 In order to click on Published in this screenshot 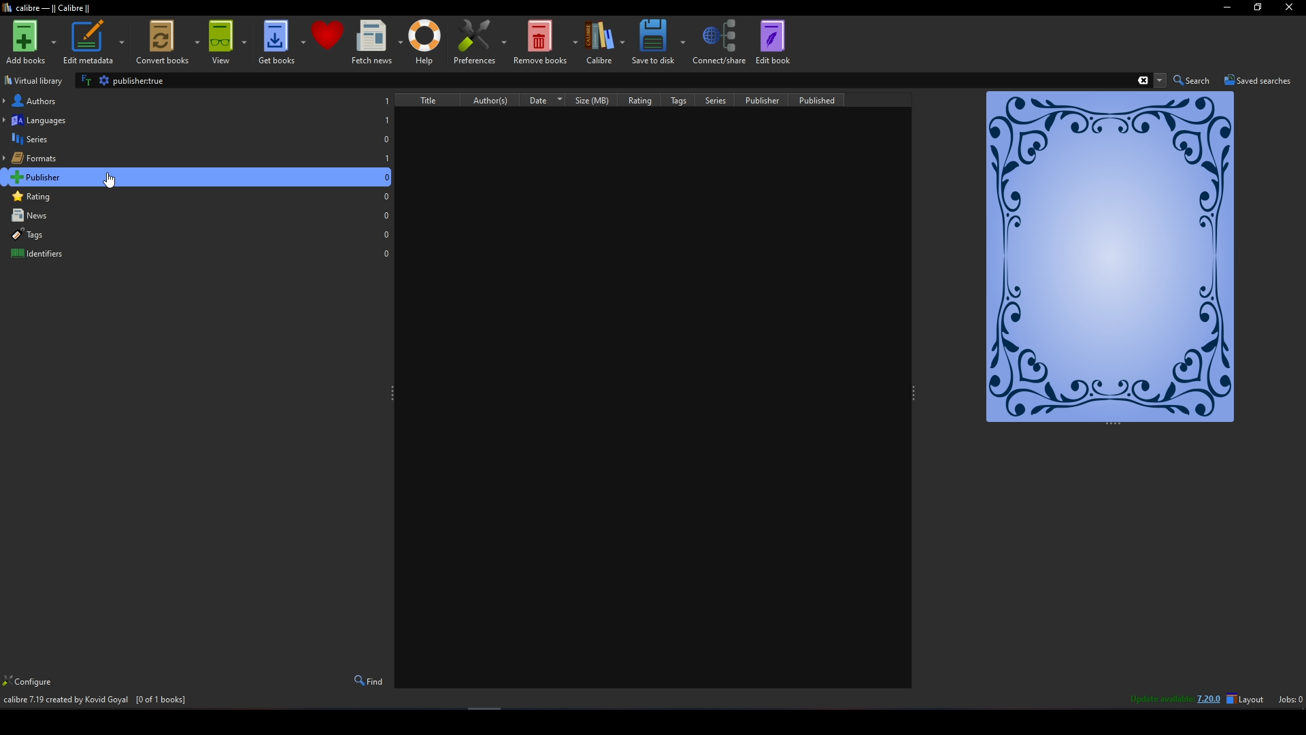, I will do `click(825, 99)`.